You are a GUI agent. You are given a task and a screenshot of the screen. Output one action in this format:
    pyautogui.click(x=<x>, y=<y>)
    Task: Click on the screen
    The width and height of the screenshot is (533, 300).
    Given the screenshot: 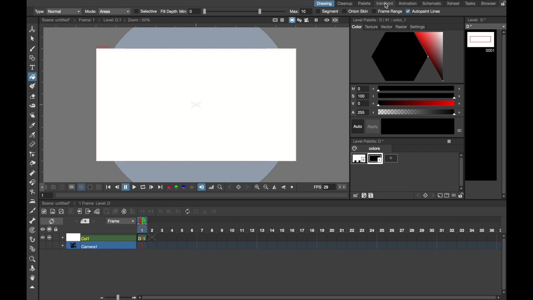 What is the action you would take?
    pyautogui.click(x=447, y=196)
    